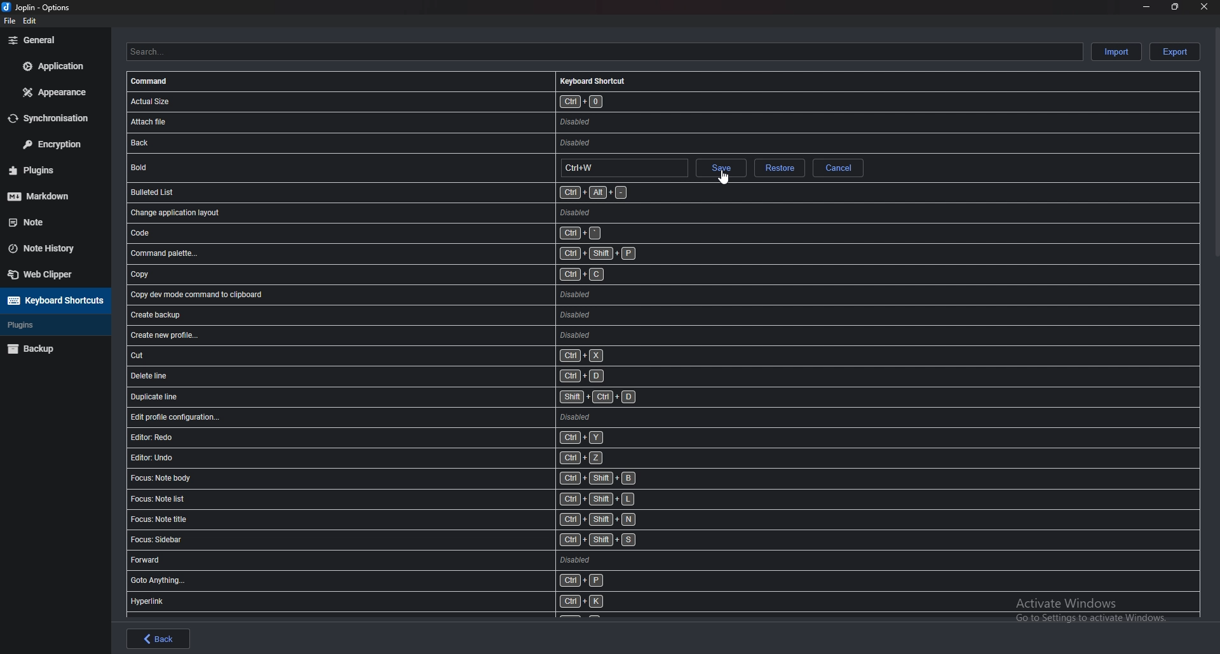 This screenshot has width=1220, height=654. Describe the element at coordinates (424, 335) in the screenshot. I see `shortcut` at that location.